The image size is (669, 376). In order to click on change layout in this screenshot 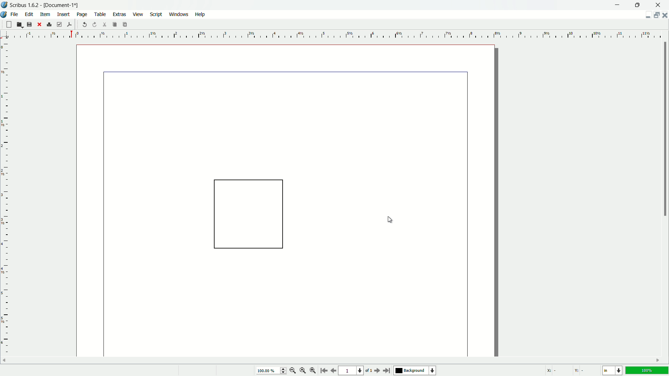, I will do `click(655, 15)`.